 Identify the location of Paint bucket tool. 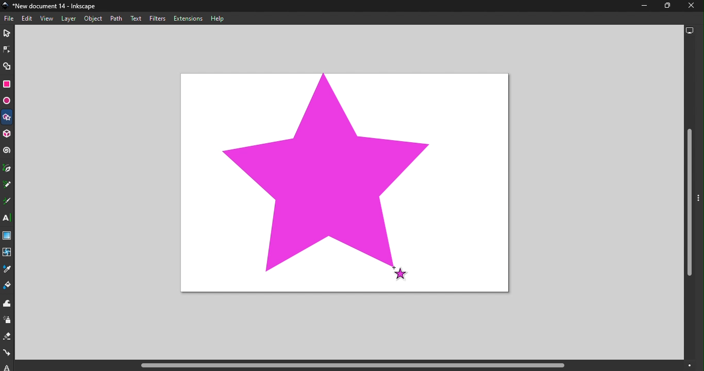
(8, 287).